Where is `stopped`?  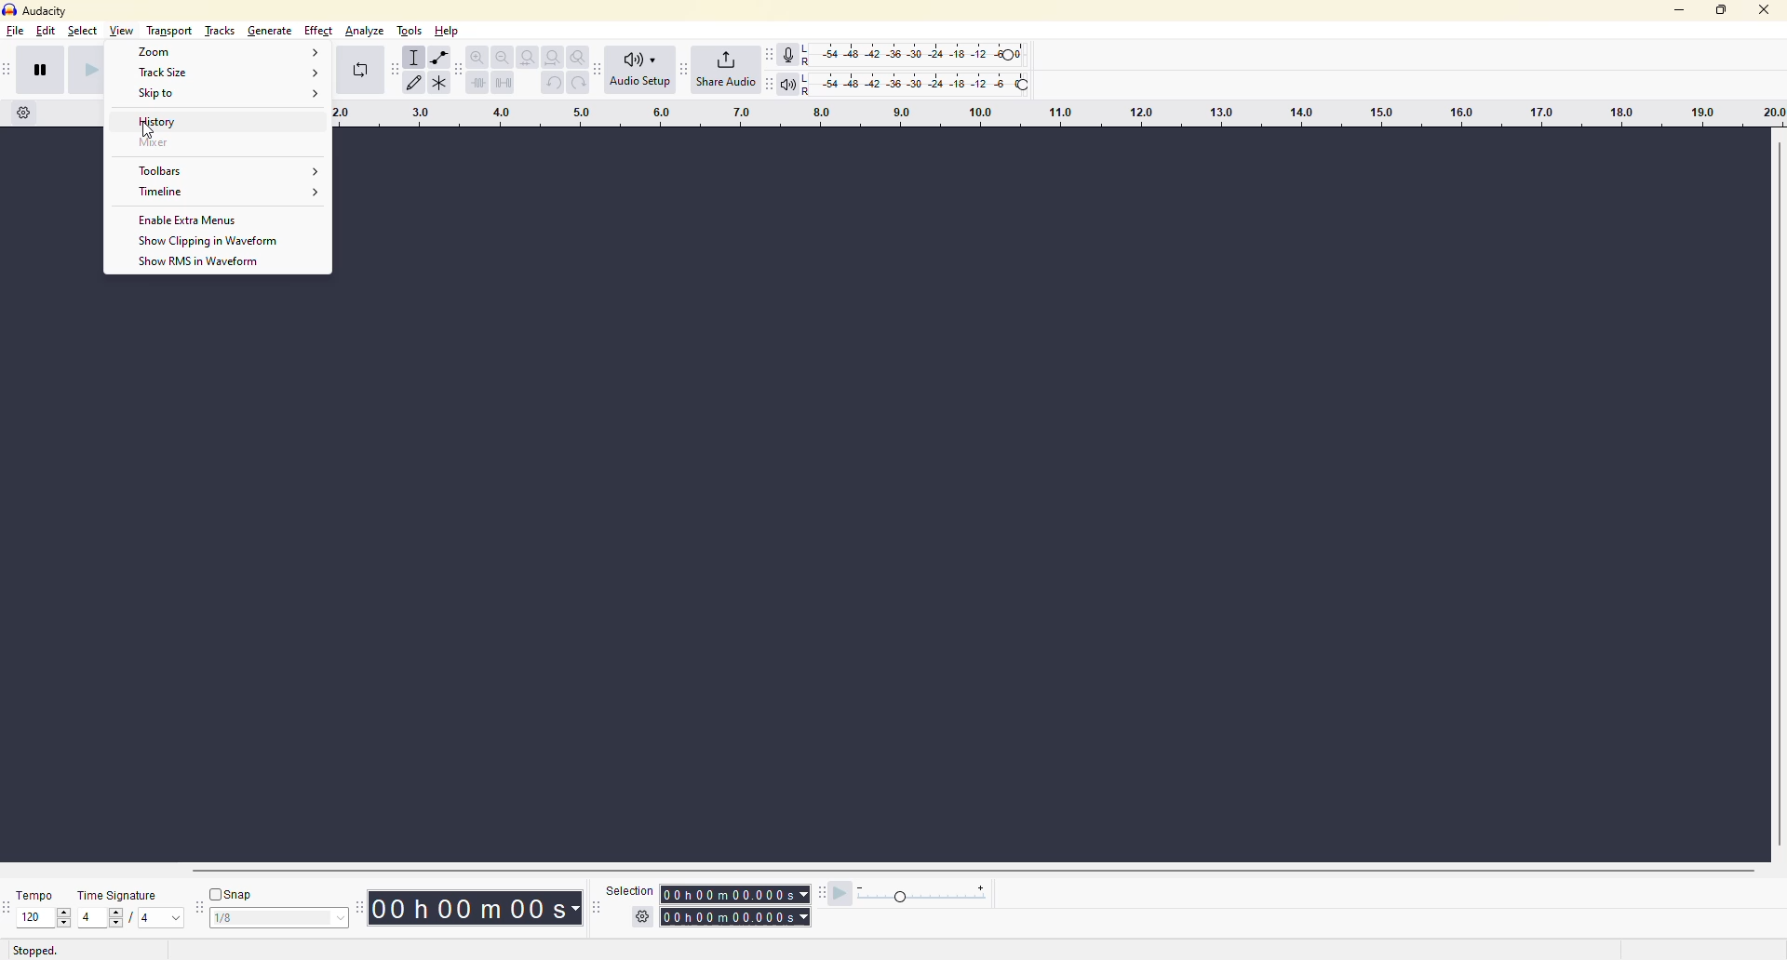
stopped is located at coordinates (35, 951).